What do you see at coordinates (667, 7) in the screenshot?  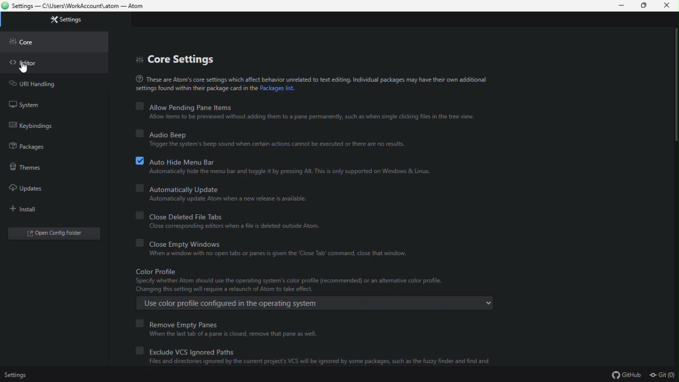 I see `close` at bounding box center [667, 7].